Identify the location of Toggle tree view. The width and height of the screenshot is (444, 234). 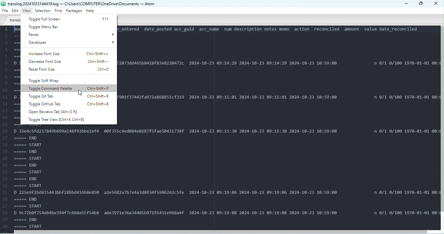
(59, 120).